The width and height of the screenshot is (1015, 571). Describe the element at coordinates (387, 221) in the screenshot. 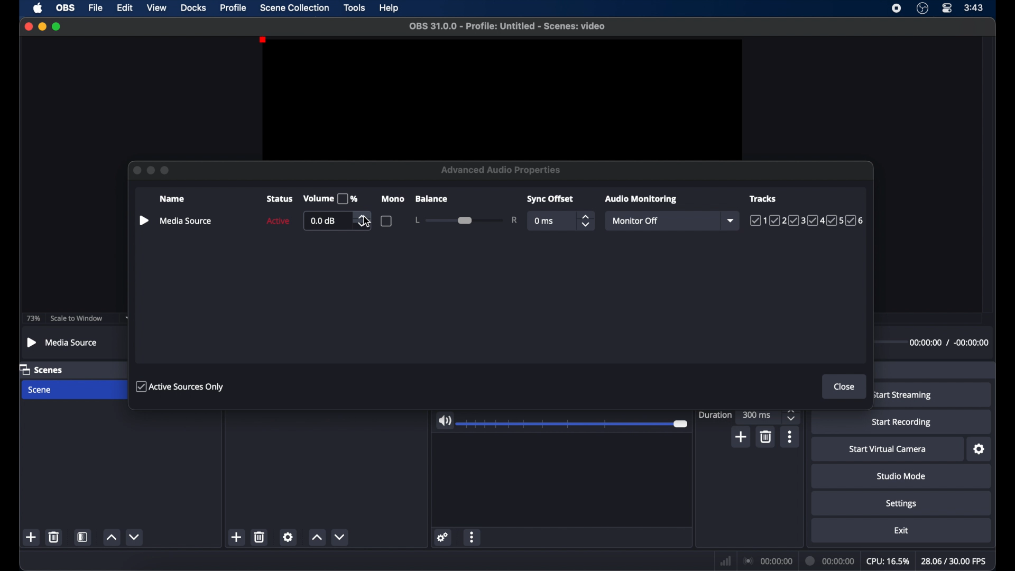

I see `checkbox` at that location.